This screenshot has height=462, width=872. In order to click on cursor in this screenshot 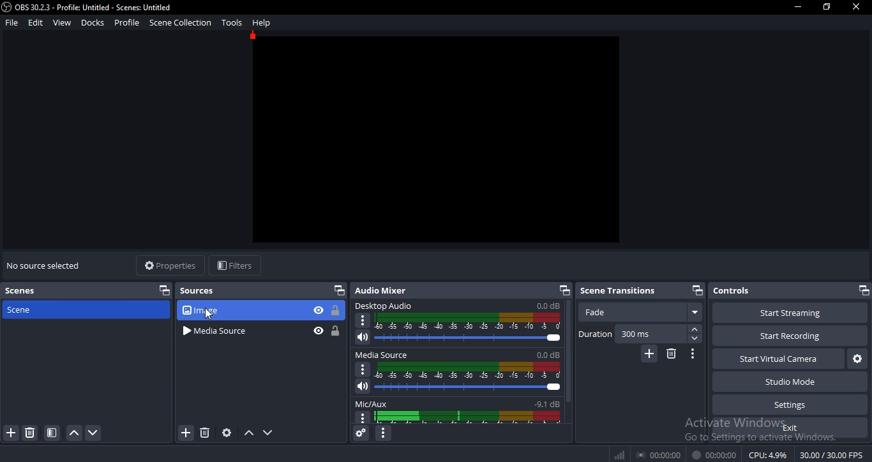, I will do `click(209, 313)`.